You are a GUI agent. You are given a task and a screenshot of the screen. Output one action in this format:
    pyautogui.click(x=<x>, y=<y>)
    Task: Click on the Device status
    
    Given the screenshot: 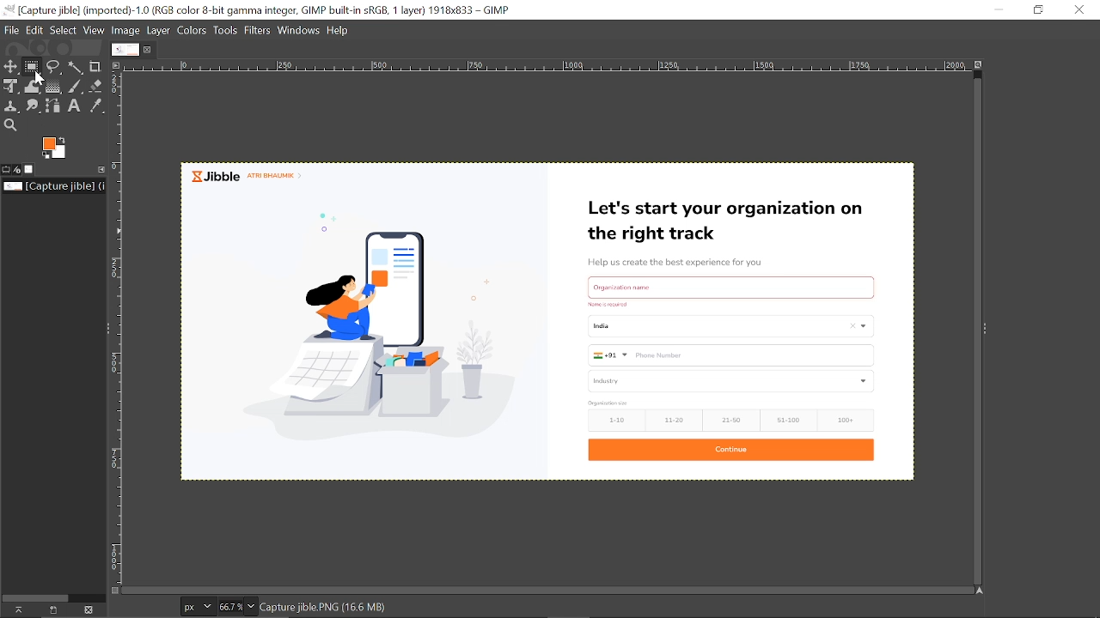 What is the action you would take?
    pyautogui.click(x=18, y=169)
    